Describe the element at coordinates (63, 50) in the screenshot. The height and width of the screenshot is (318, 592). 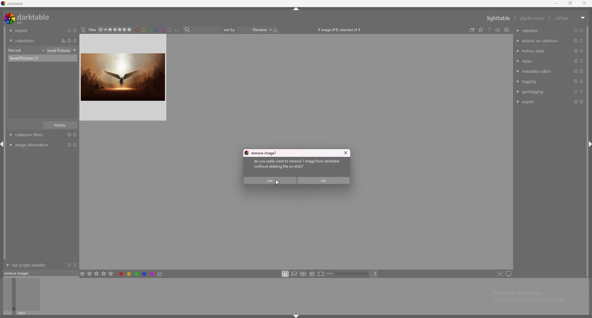
I see `folder name` at that location.